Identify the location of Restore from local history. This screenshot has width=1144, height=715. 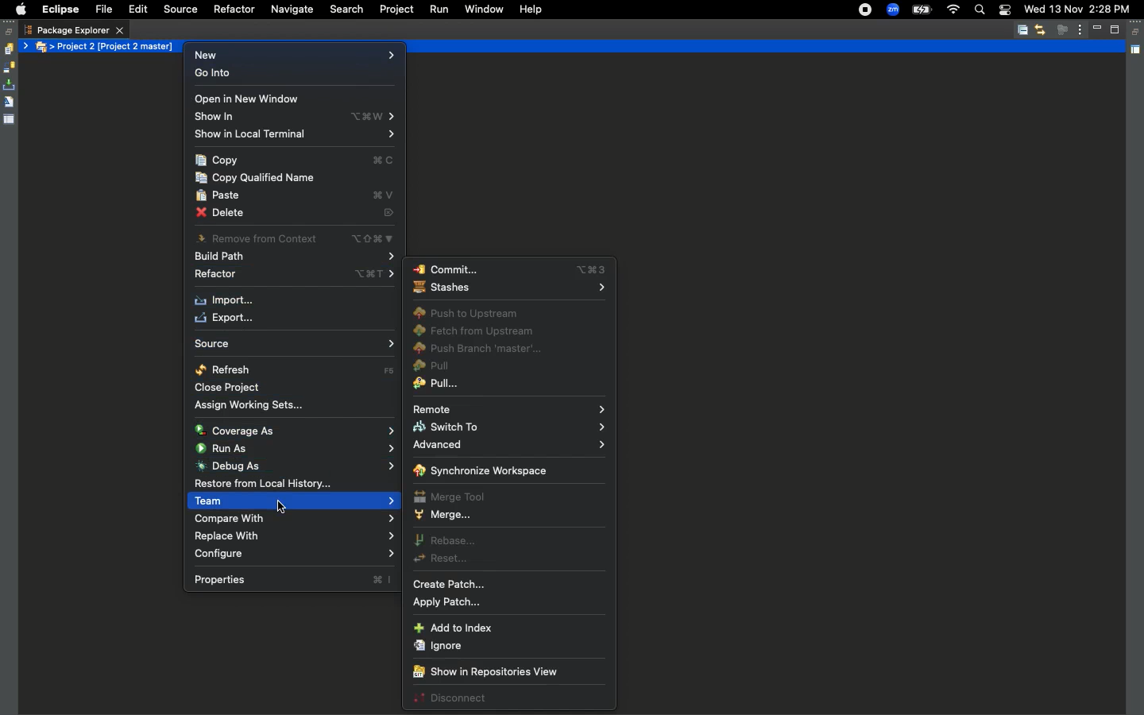
(296, 485).